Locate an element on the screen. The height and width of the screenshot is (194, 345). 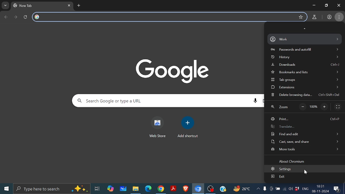
Passwords and autofill is located at coordinates (306, 50).